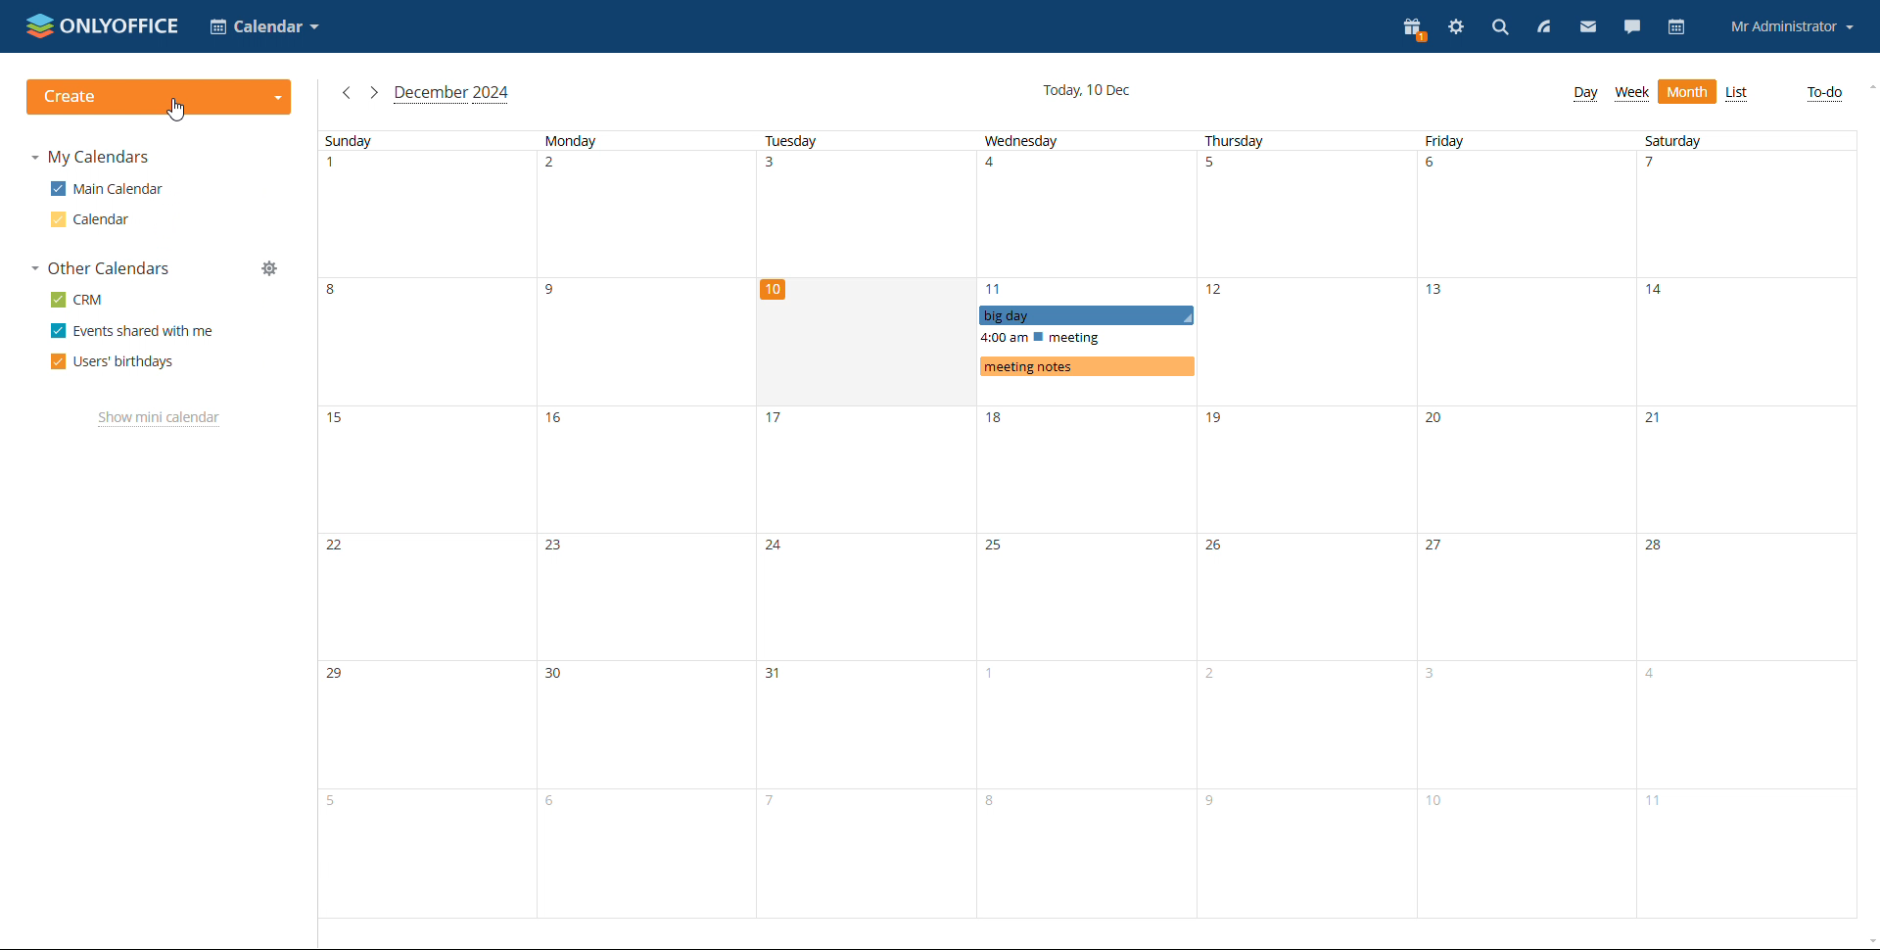  Describe the element at coordinates (645, 523) in the screenshot. I see `monday` at that location.